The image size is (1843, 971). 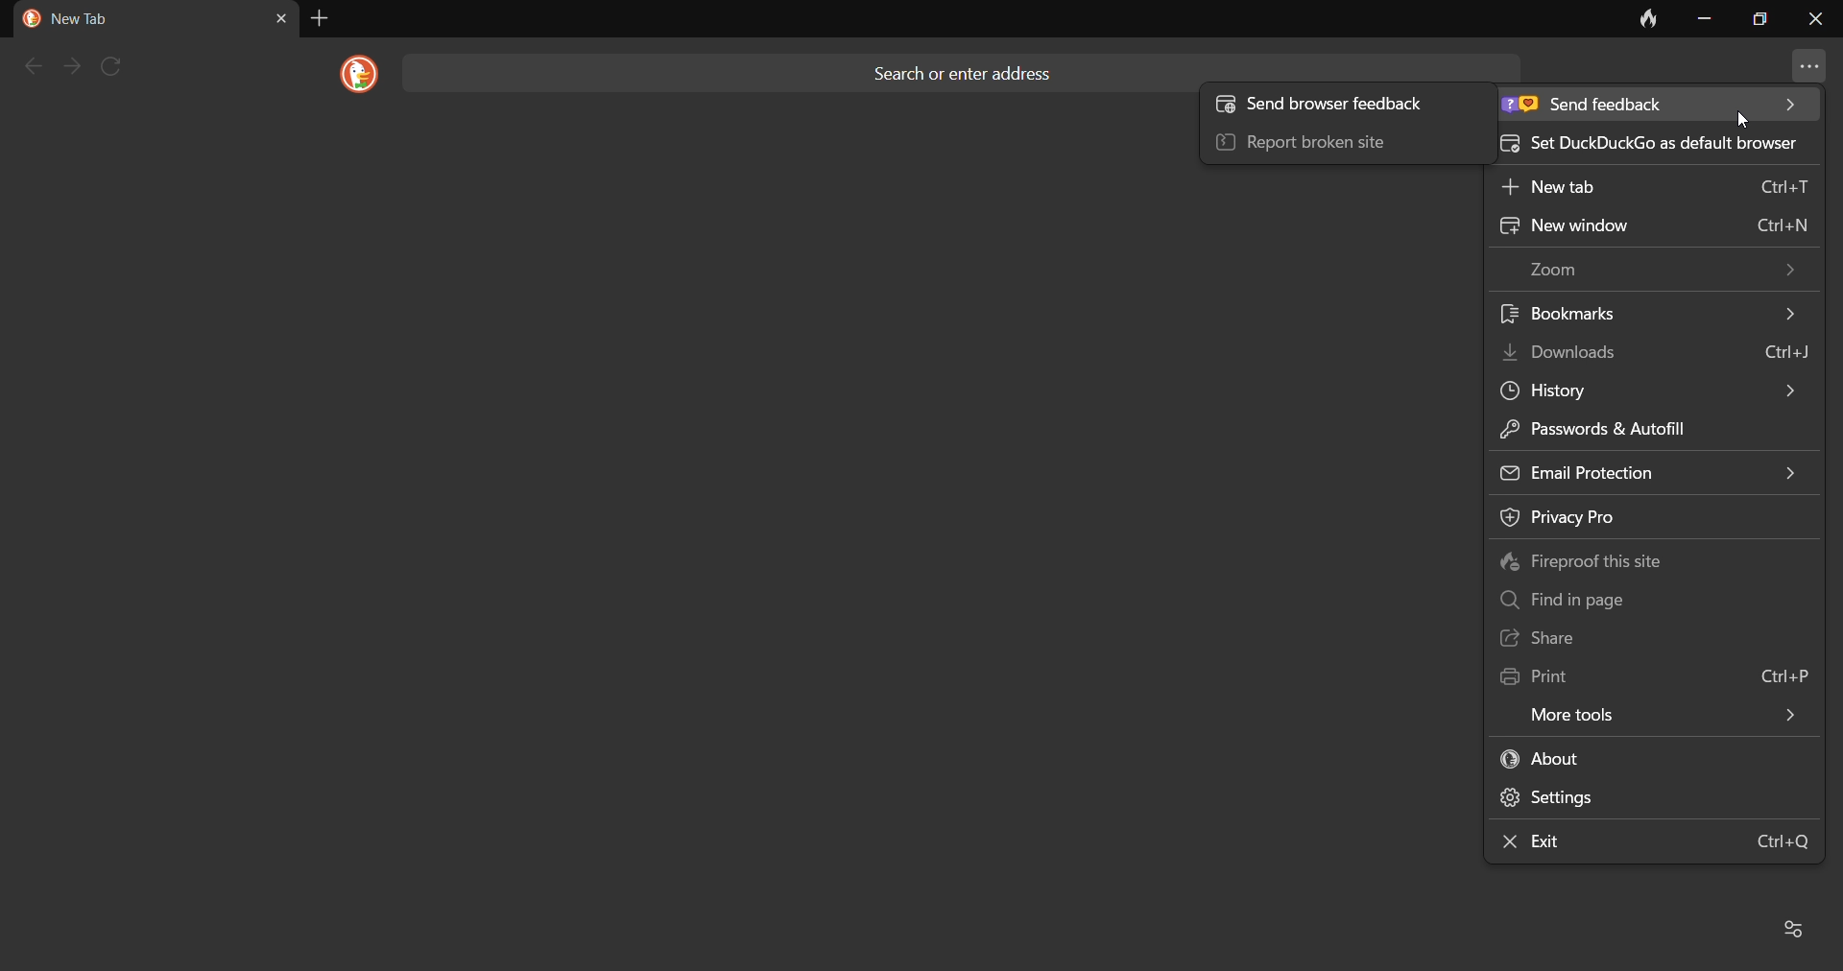 What do you see at coordinates (1661, 713) in the screenshot?
I see `more tools` at bounding box center [1661, 713].